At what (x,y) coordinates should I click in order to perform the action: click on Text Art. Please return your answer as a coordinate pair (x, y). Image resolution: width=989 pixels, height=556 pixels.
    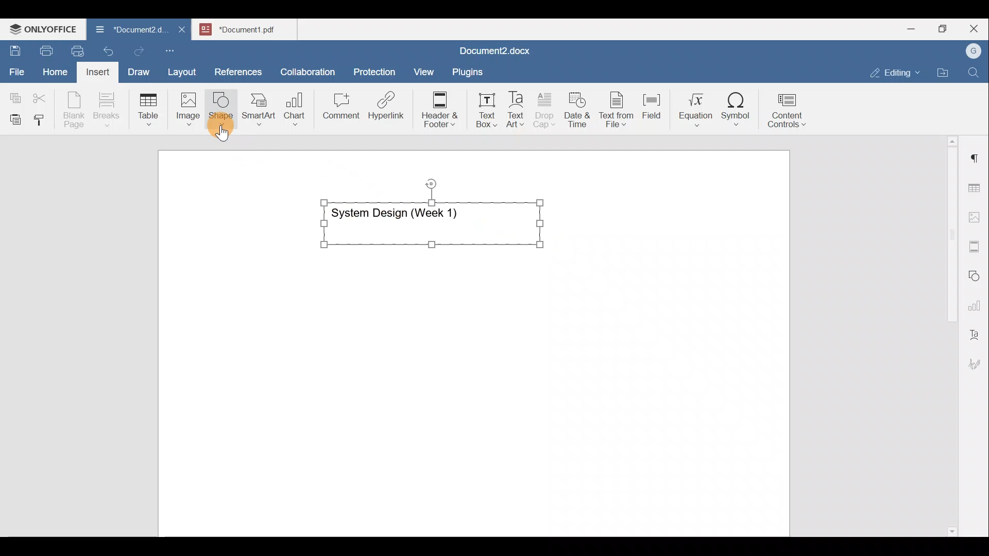
    Looking at the image, I should click on (516, 110).